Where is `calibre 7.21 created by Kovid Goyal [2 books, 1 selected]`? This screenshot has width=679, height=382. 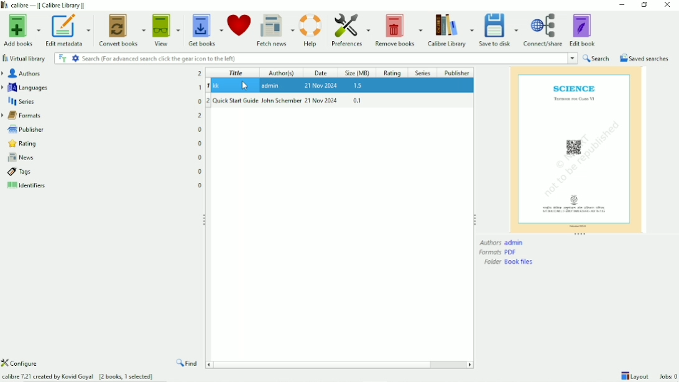 calibre 7.21 created by Kovid Goyal [2 books, 1 selected] is located at coordinates (78, 375).